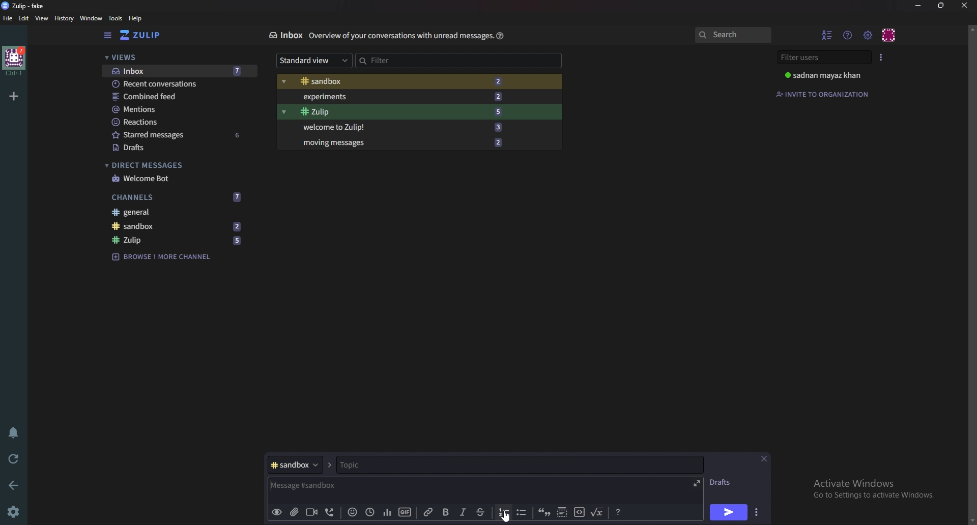 The image size is (977, 525). What do you see at coordinates (733, 36) in the screenshot?
I see `search` at bounding box center [733, 36].